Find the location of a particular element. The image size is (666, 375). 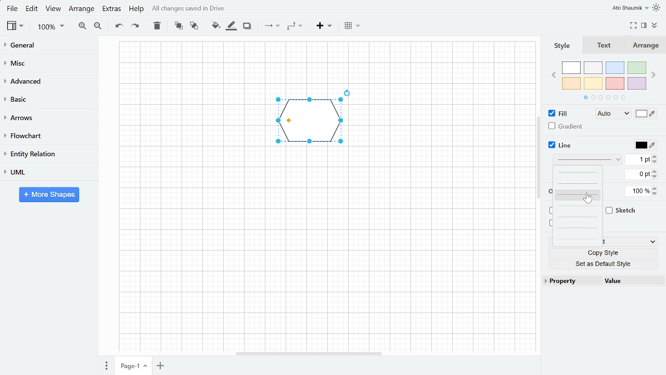

FIll is located at coordinates (558, 113).